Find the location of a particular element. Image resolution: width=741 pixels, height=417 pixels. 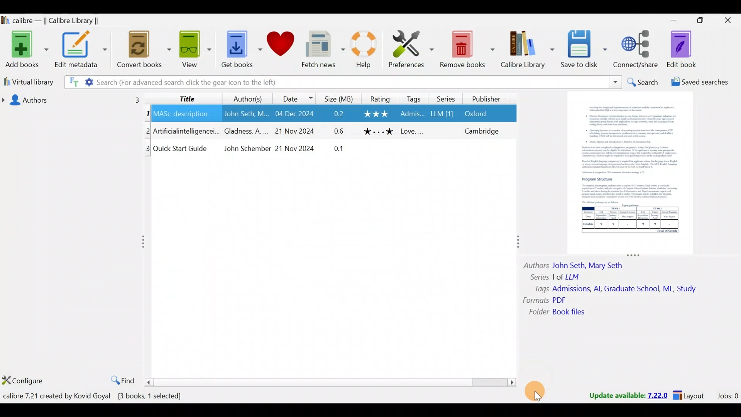

Search is located at coordinates (642, 81).